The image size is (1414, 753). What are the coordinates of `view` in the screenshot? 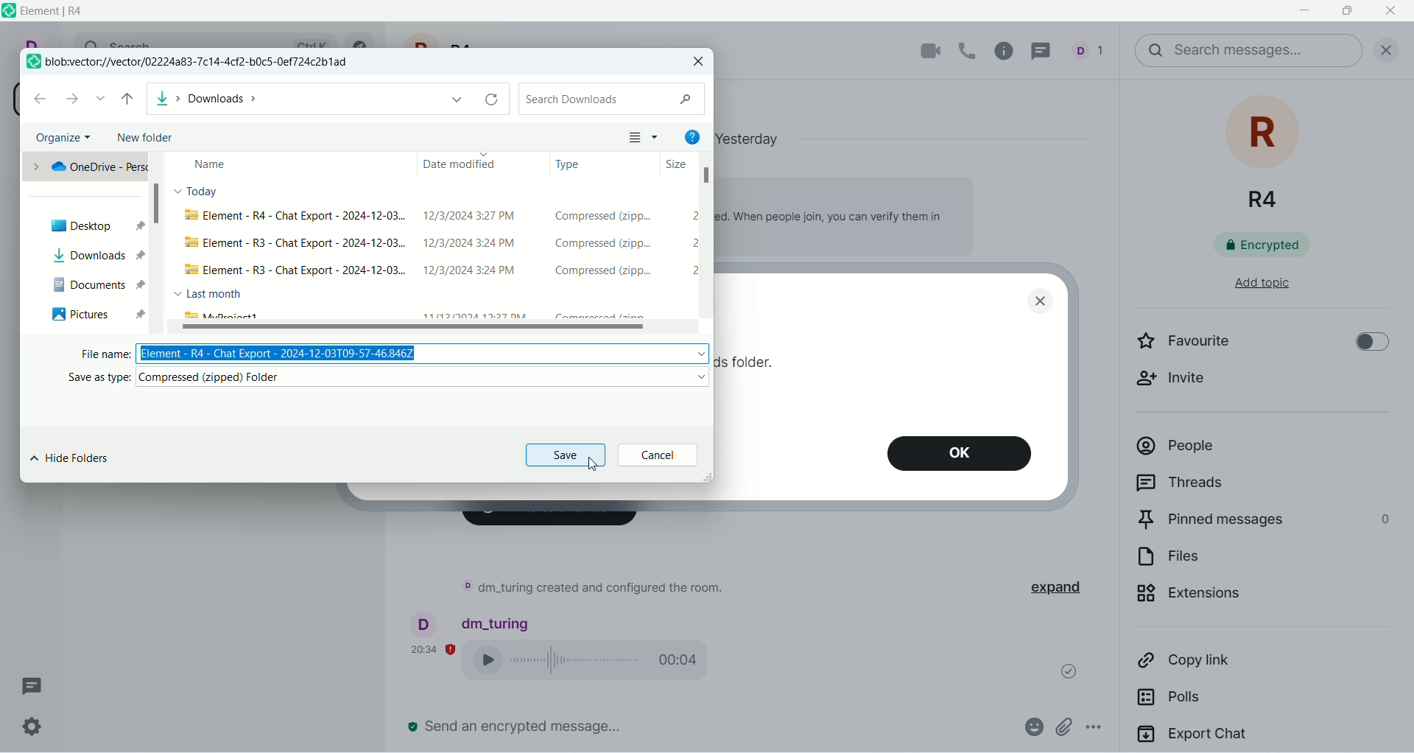 It's located at (644, 139).